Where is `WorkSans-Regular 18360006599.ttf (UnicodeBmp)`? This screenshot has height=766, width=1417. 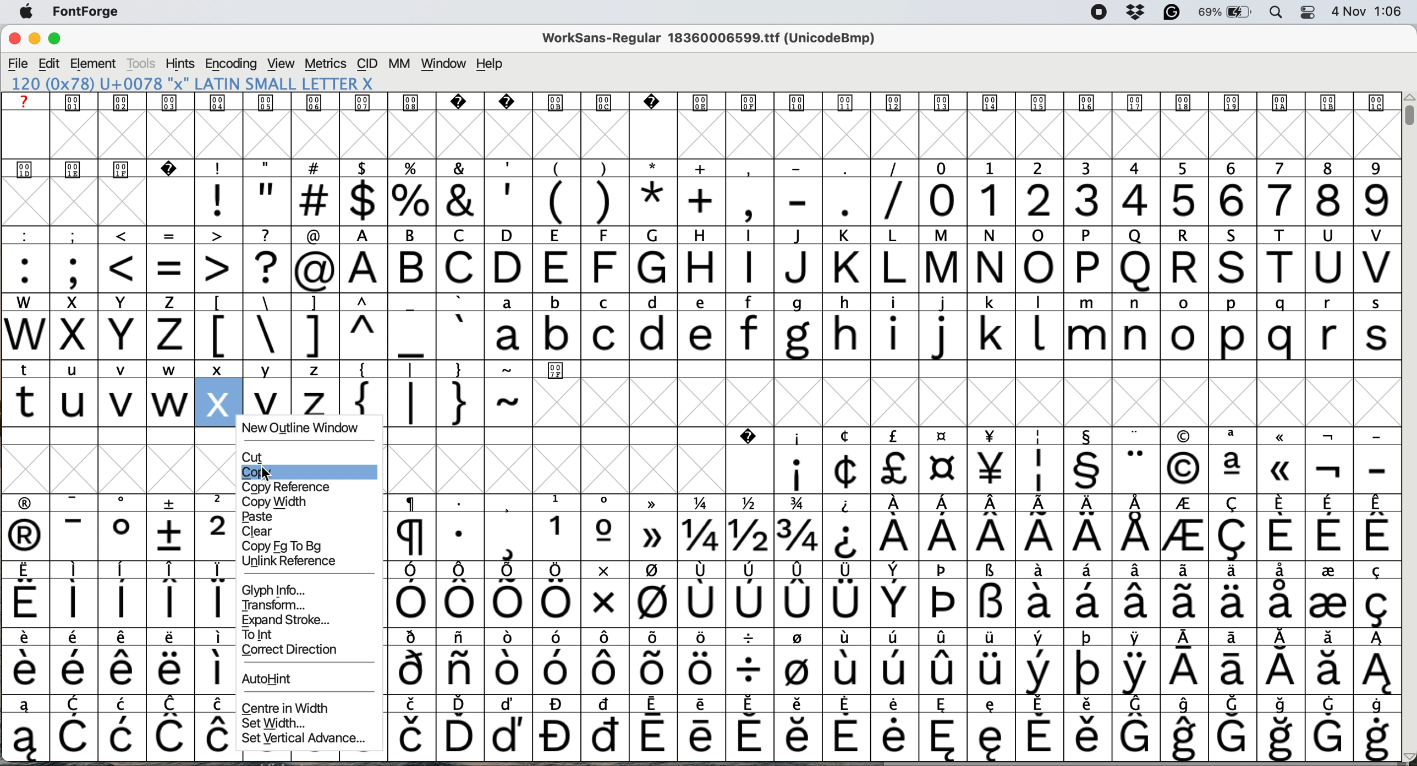 WorkSans-Regular 18360006599.ttf (UnicodeBmp) is located at coordinates (714, 41).